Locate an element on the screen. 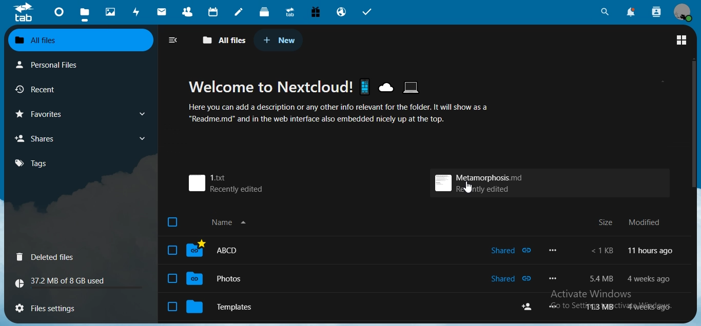  text is located at coordinates (634, 222).